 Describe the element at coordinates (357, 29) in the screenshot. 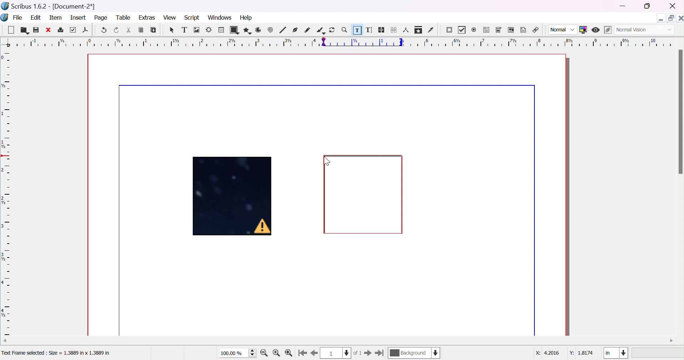

I see `edit contents of frame` at that location.